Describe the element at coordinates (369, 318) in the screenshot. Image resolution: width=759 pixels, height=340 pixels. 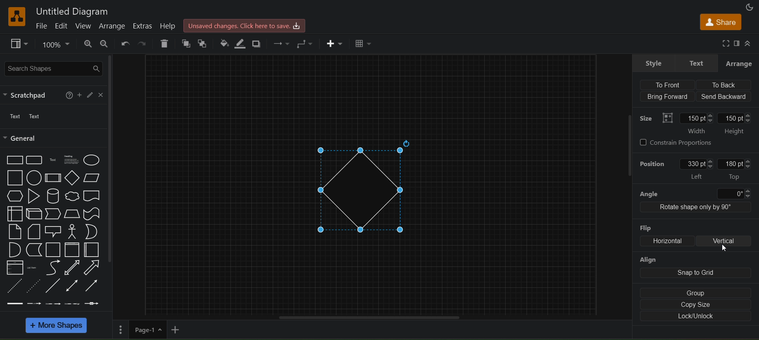
I see `horizontal scroll bar` at that location.